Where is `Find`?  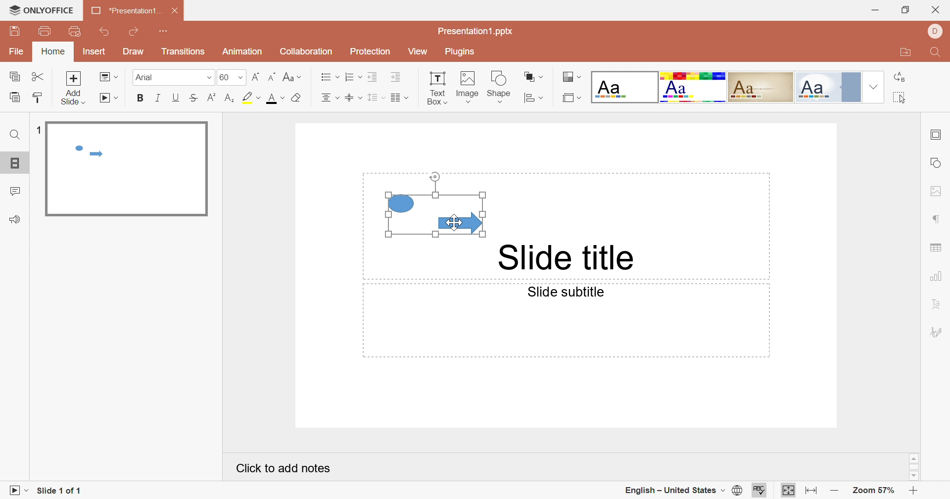 Find is located at coordinates (15, 136).